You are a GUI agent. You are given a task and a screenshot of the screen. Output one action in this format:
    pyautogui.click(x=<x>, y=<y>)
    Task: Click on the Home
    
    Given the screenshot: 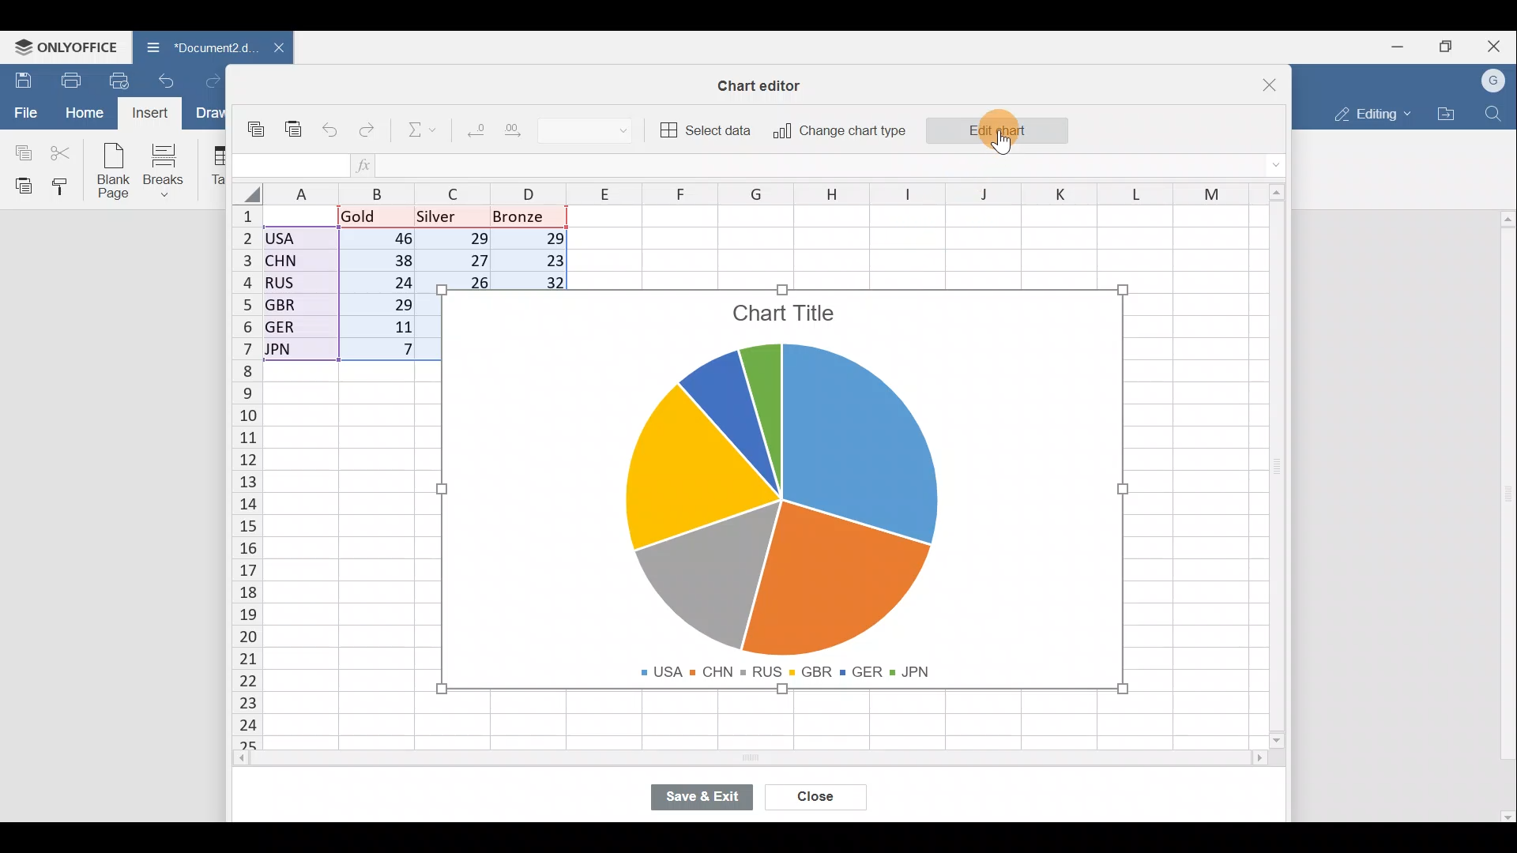 What is the action you would take?
    pyautogui.click(x=84, y=113)
    